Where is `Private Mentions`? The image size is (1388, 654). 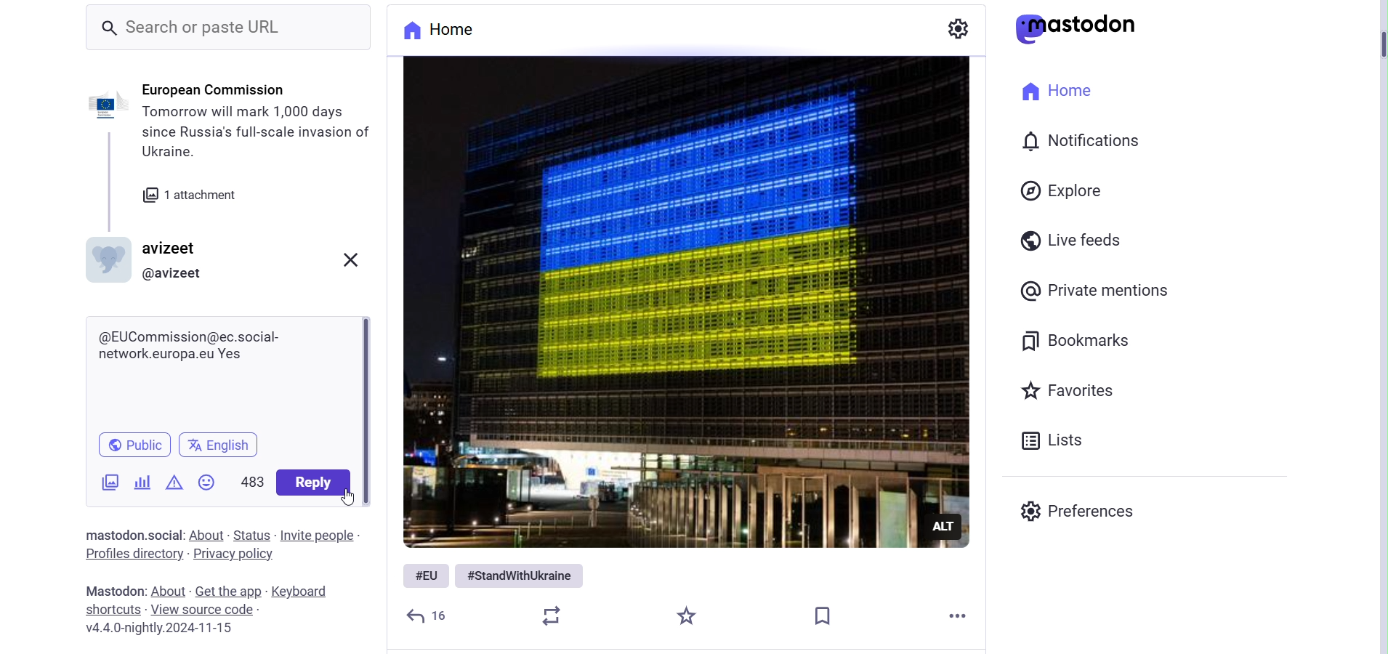
Private Mentions is located at coordinates (1100, 290).